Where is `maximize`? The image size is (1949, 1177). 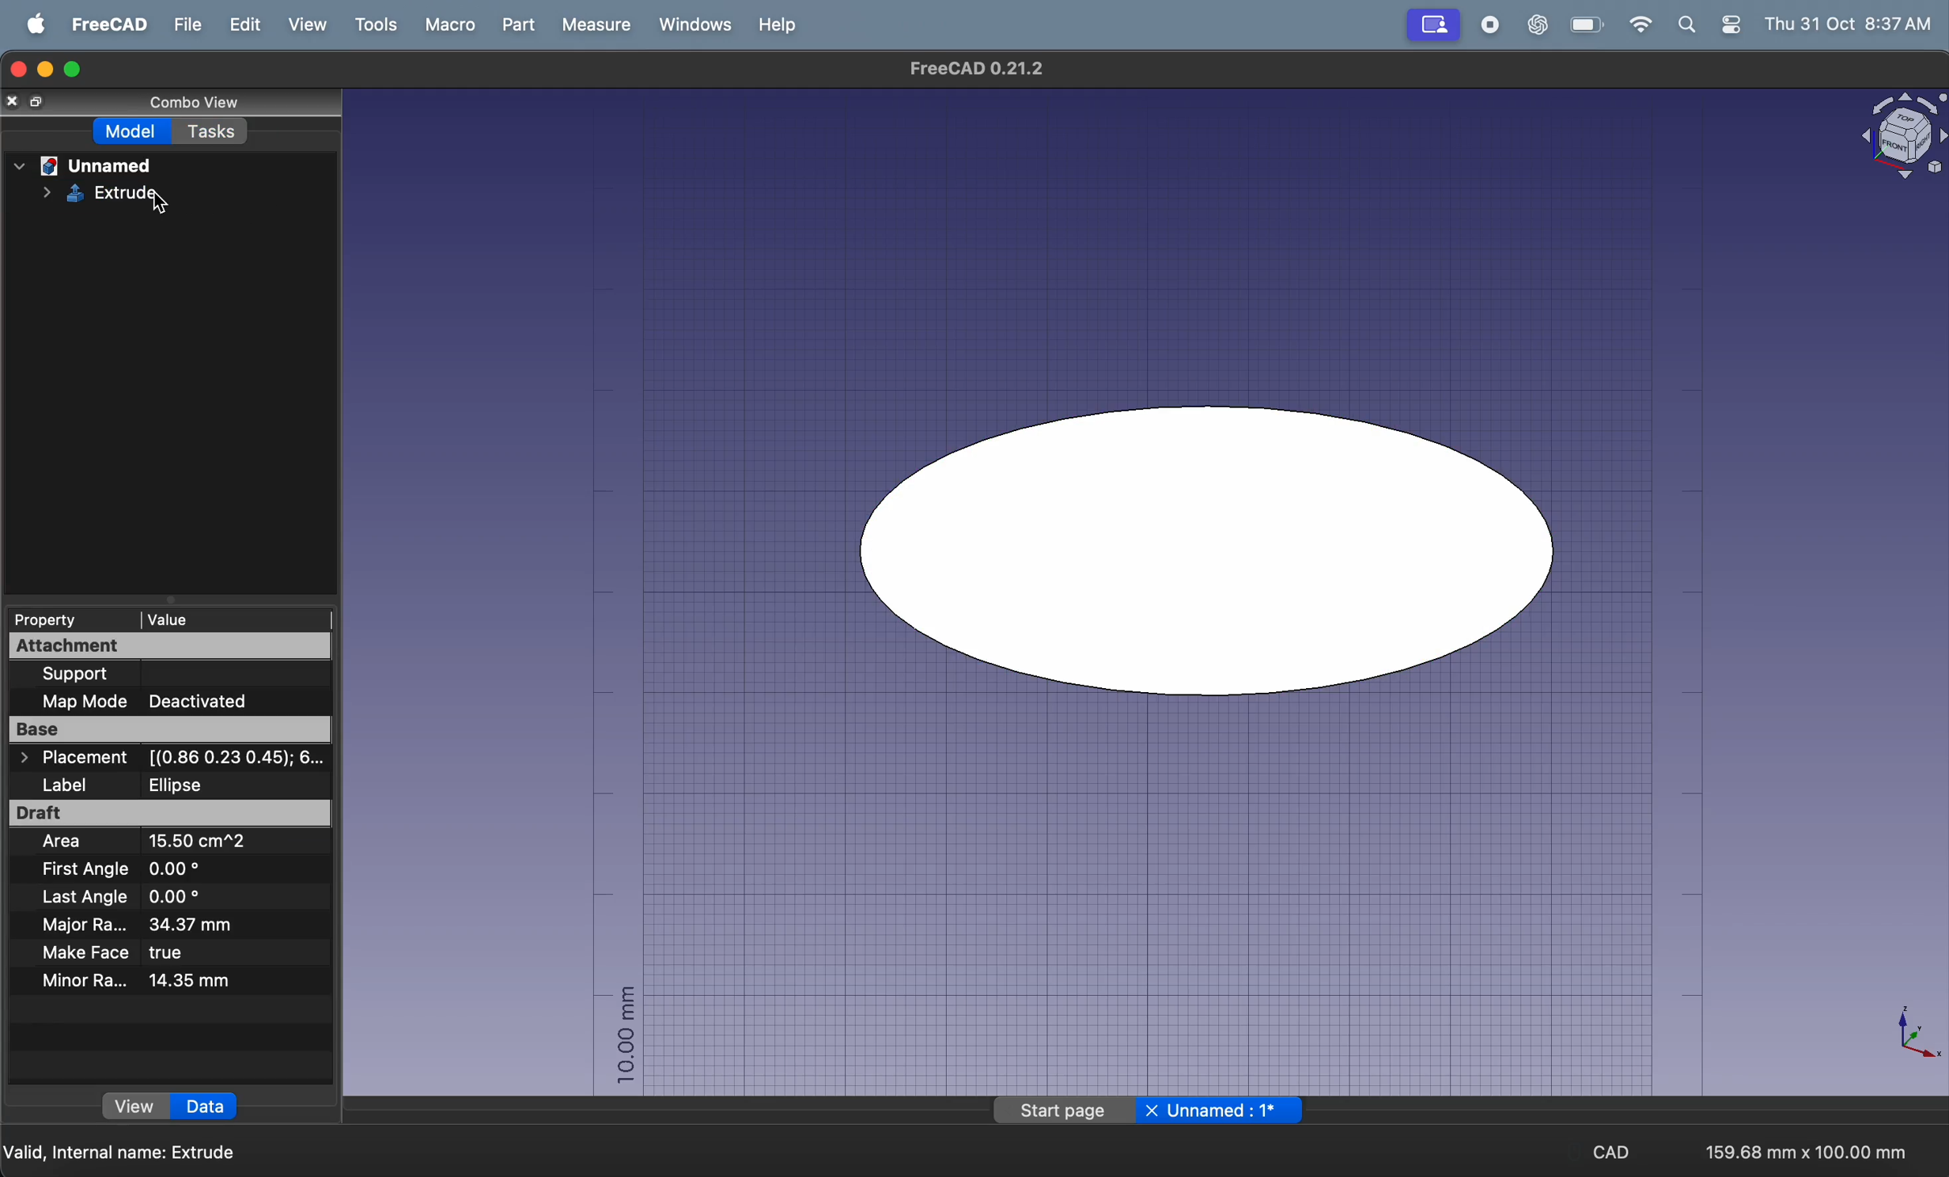
maximize is located at coordinates (78, 69).